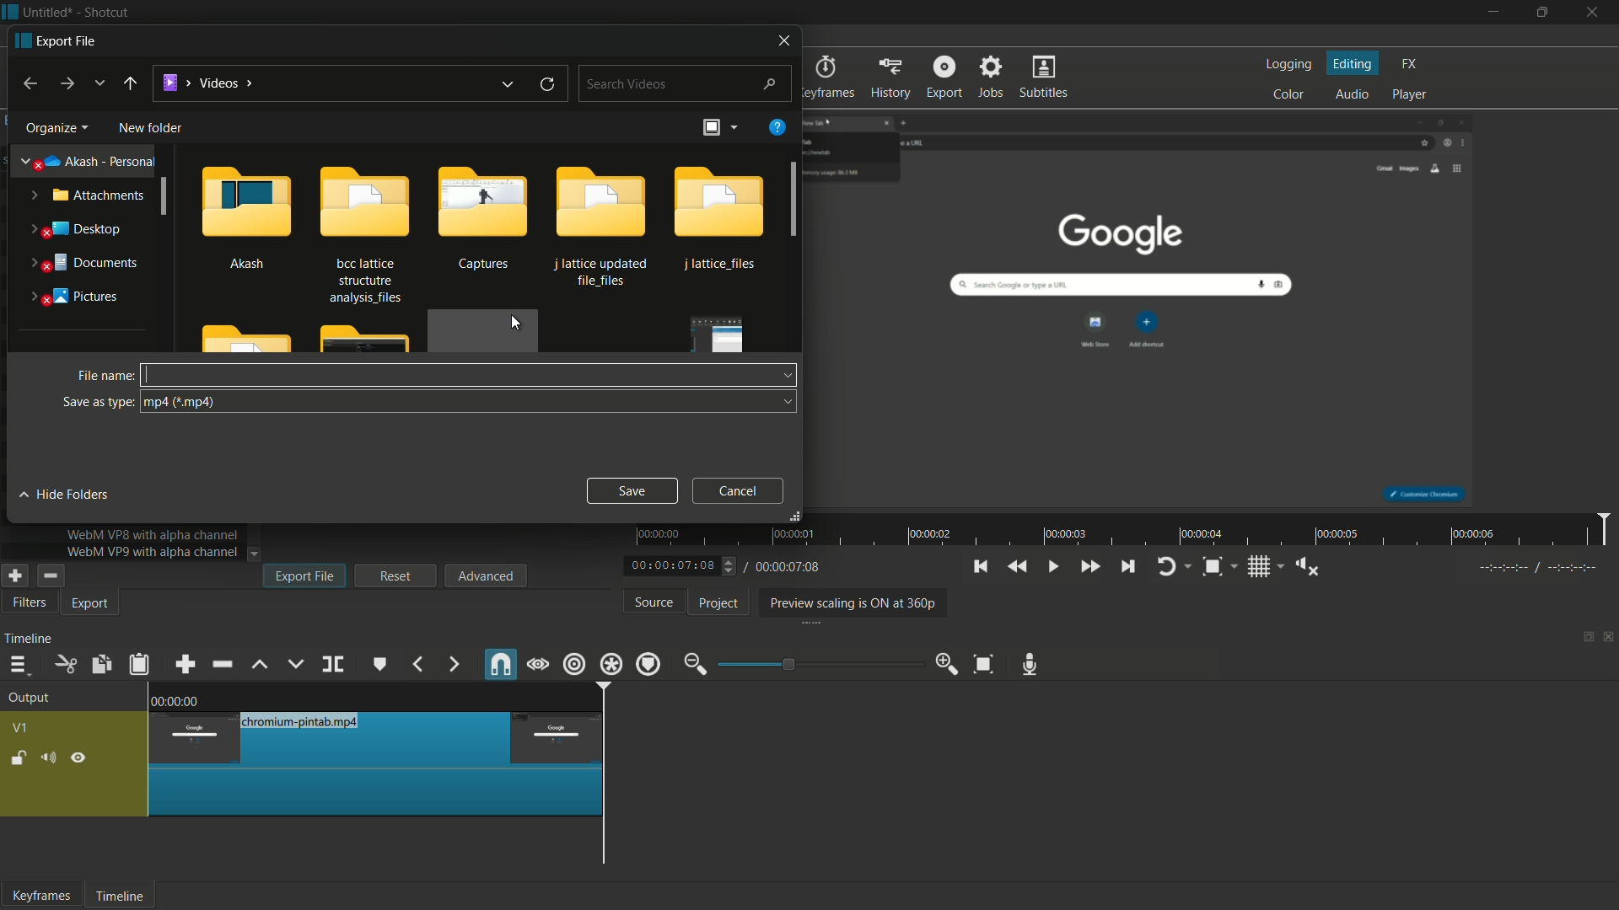 This screenshot has height=910, width=1619. Describe the element at coordinates (675, 567) in the screenshot. I see `current time` at that location.